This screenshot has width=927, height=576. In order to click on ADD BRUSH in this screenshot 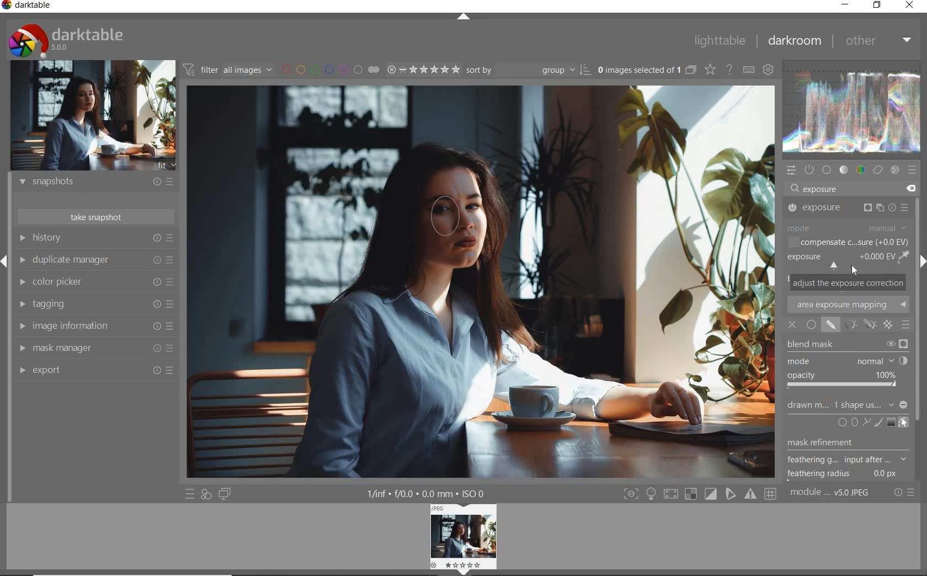, I will do `click(877, 423)`.